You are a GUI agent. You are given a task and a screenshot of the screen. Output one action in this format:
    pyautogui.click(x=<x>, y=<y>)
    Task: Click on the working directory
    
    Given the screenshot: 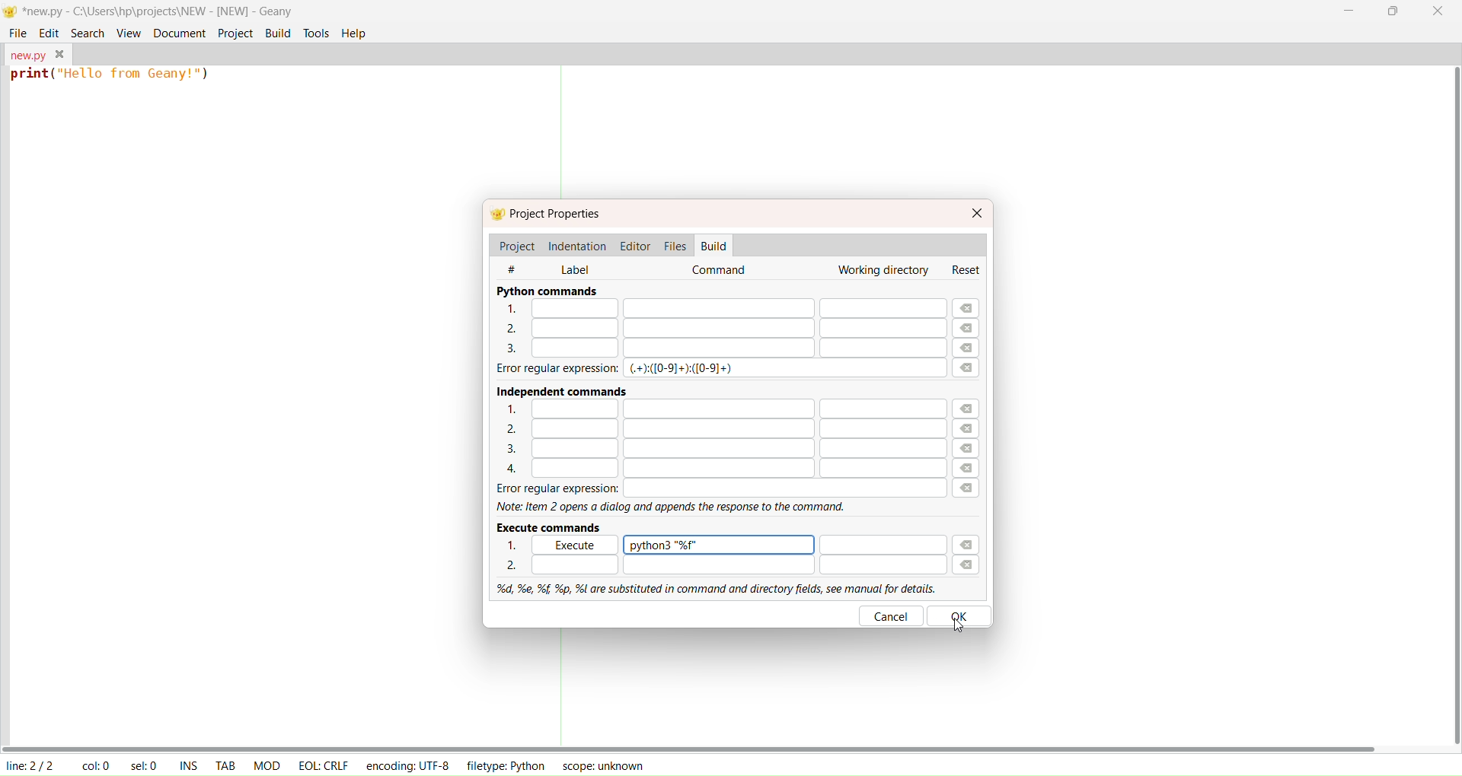 What is the action you would take?
    pyautogui.click(x=881, y=271)
    